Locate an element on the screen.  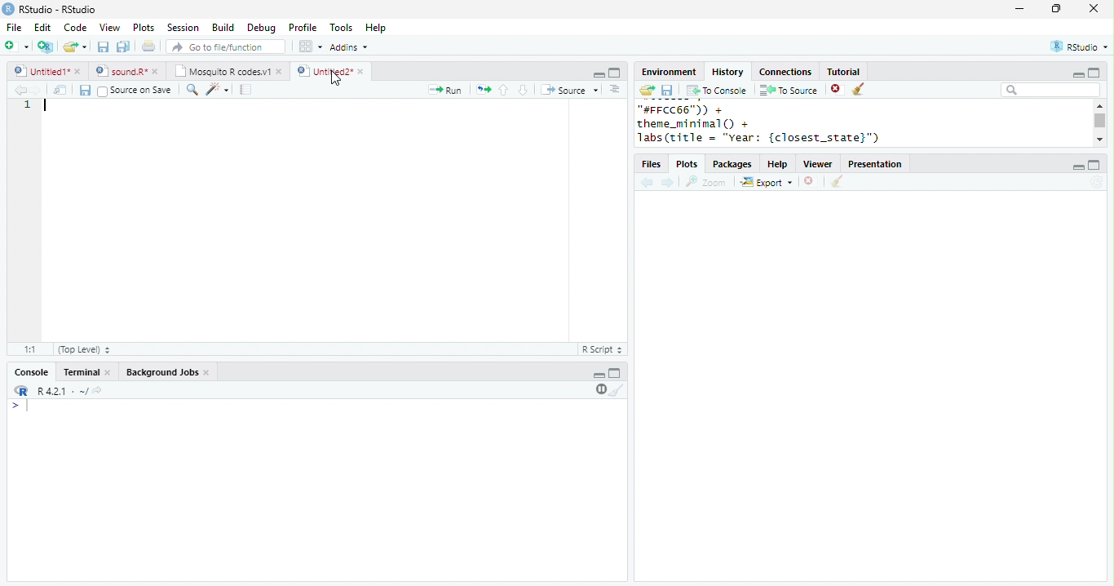
backward is located at coordinates (20, 90).